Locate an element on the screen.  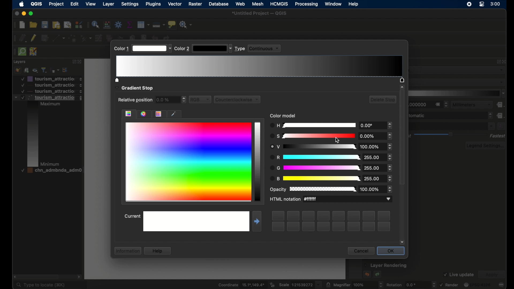
scroll right arrow is located at coordinates (80, 276).